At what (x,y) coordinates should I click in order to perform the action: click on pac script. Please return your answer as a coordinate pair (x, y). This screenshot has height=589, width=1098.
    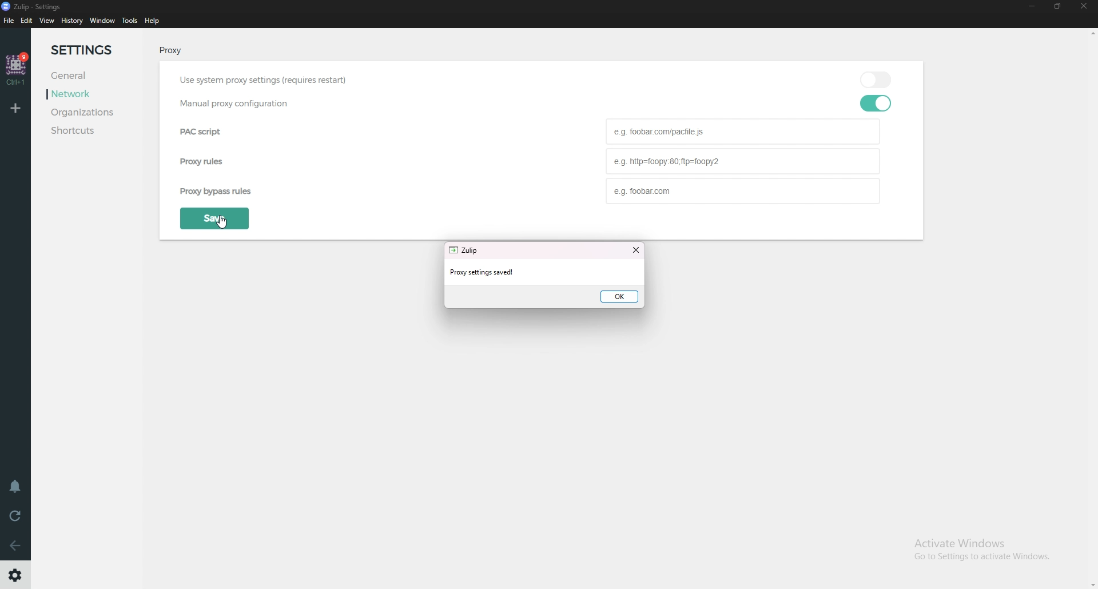
    Looking at the image, I should click on (210, 133).